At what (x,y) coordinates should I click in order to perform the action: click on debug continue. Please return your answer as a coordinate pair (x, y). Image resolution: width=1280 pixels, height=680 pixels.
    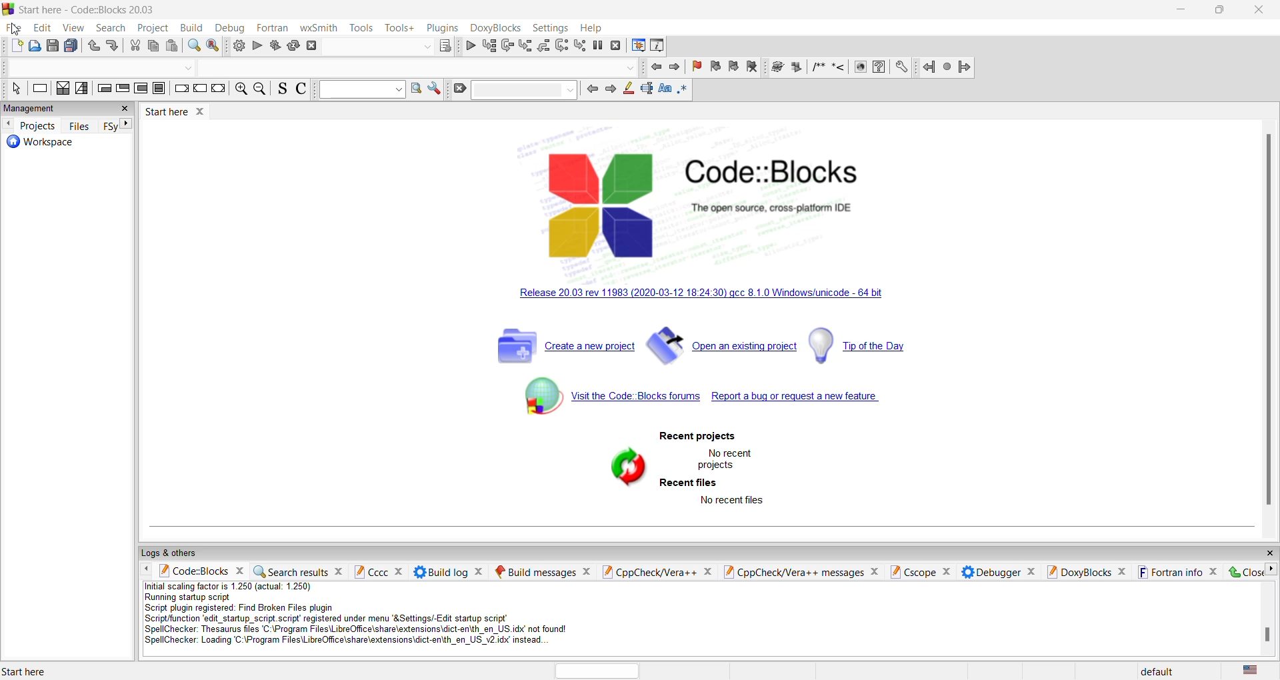
    Looking at the image, I should click on (470, 45).